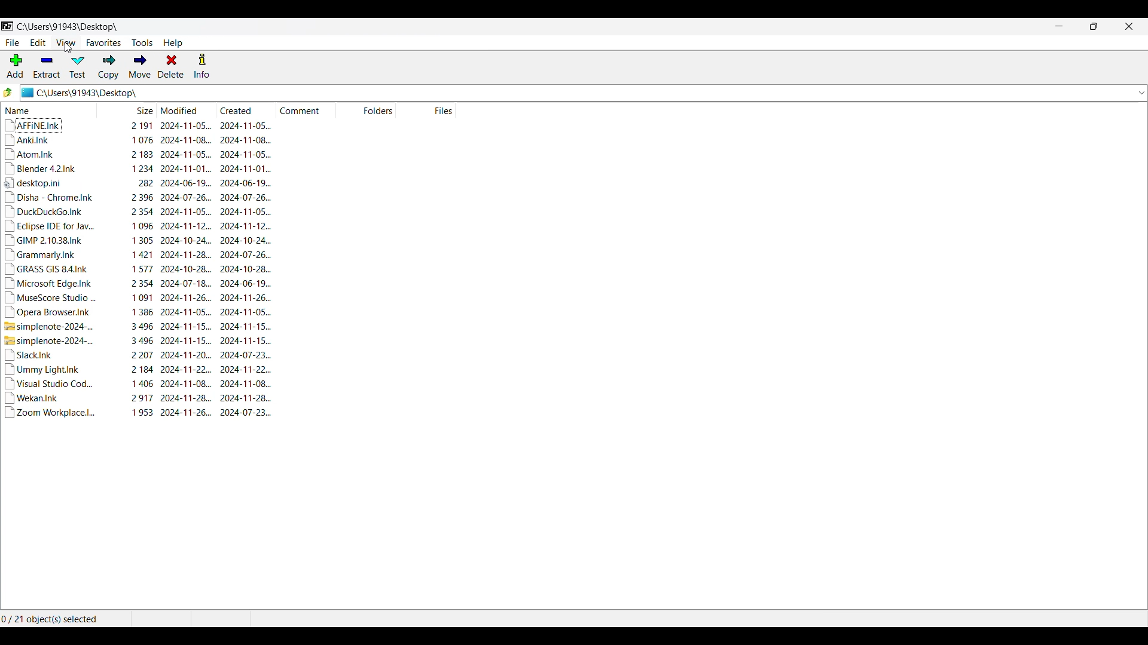  What do you see at coordinates (16, 66) in the screenshot?
I see `Add` at bounding box center [16, 66].